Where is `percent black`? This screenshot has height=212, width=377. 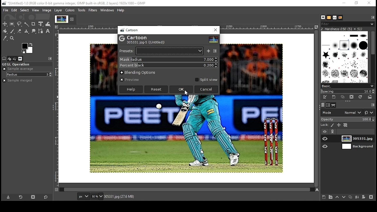
percent black is located at coordinates (169, 65).